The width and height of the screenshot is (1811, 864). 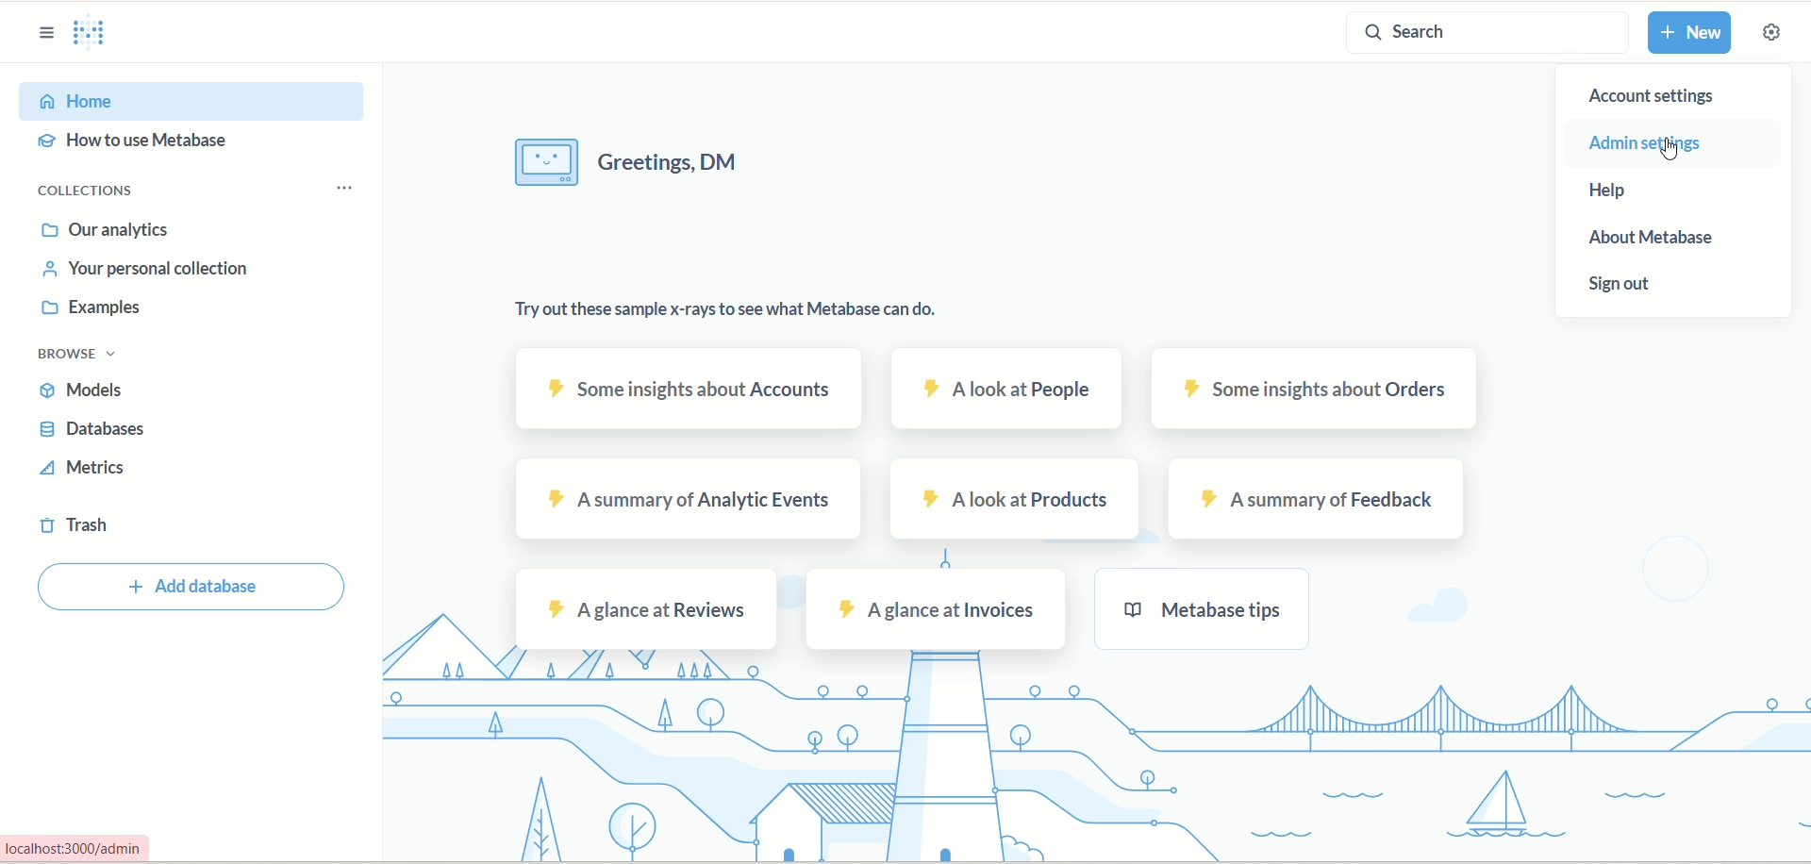 What do you see at coordinates (638, 165) in the screenshot?
I see `Greetings,DM` at bounding box center [638, 165].